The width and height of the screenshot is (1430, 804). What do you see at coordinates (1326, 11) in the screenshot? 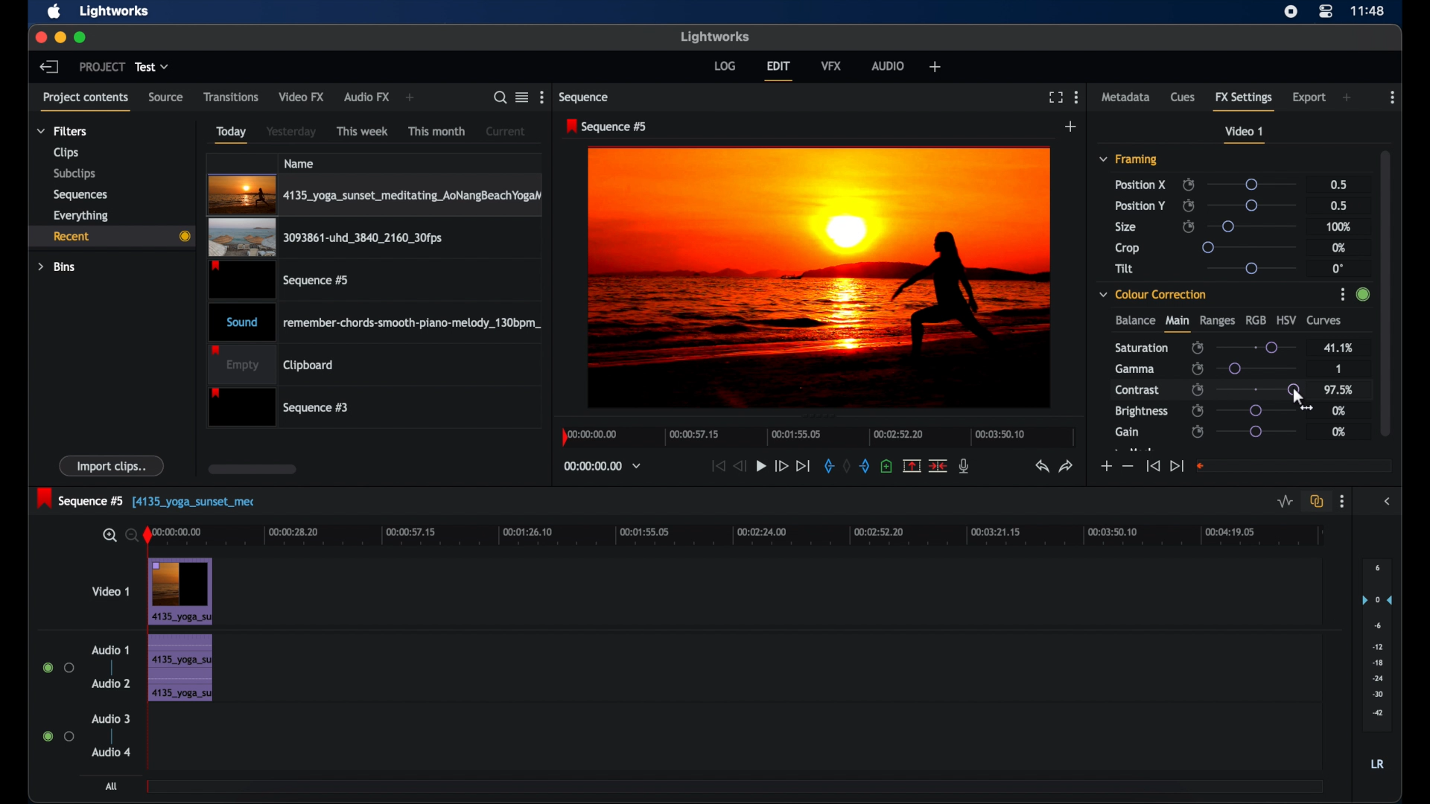
I see `control center` at bounding box center [1326, 11].